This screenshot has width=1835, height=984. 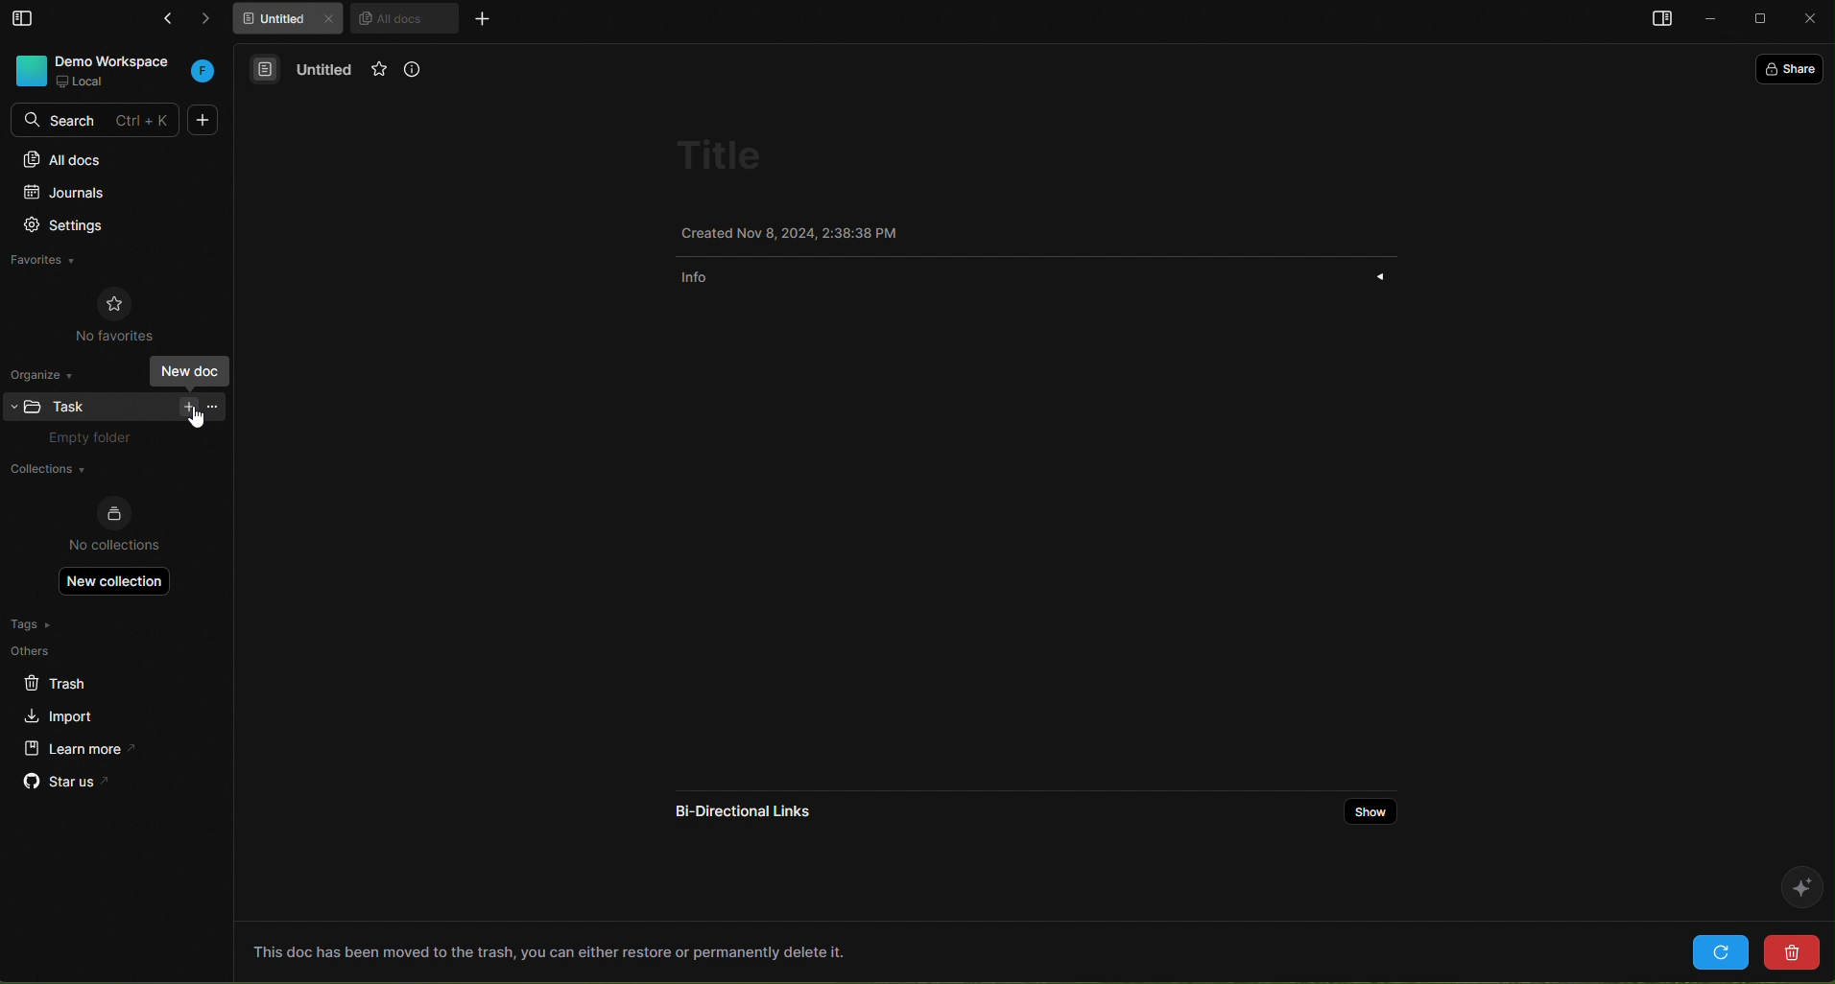 What do you see at coordinates (203, 120) in the screenshot?
I see `new doc` at bounding box center [203, 120].